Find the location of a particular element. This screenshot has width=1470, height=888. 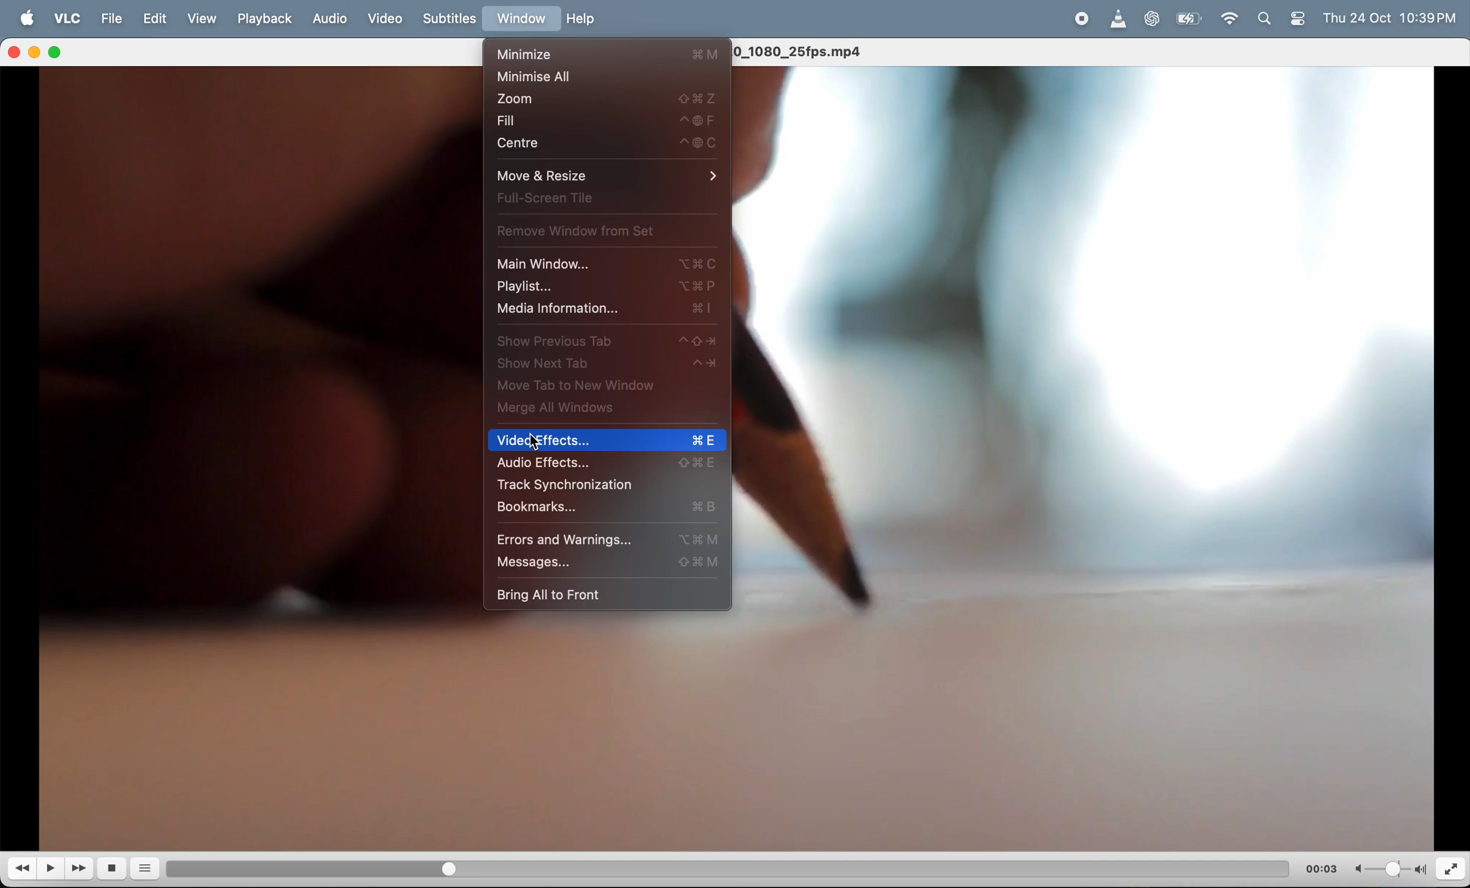

zoom is located at coordinates (610, 98).